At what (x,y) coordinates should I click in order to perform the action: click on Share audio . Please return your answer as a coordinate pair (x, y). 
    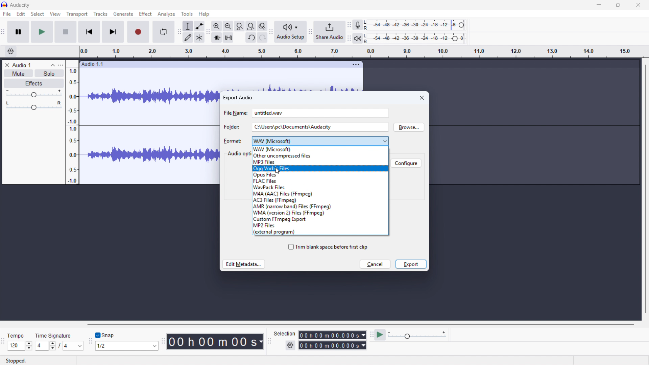
    Looking at the image, I should click on (330, 32).